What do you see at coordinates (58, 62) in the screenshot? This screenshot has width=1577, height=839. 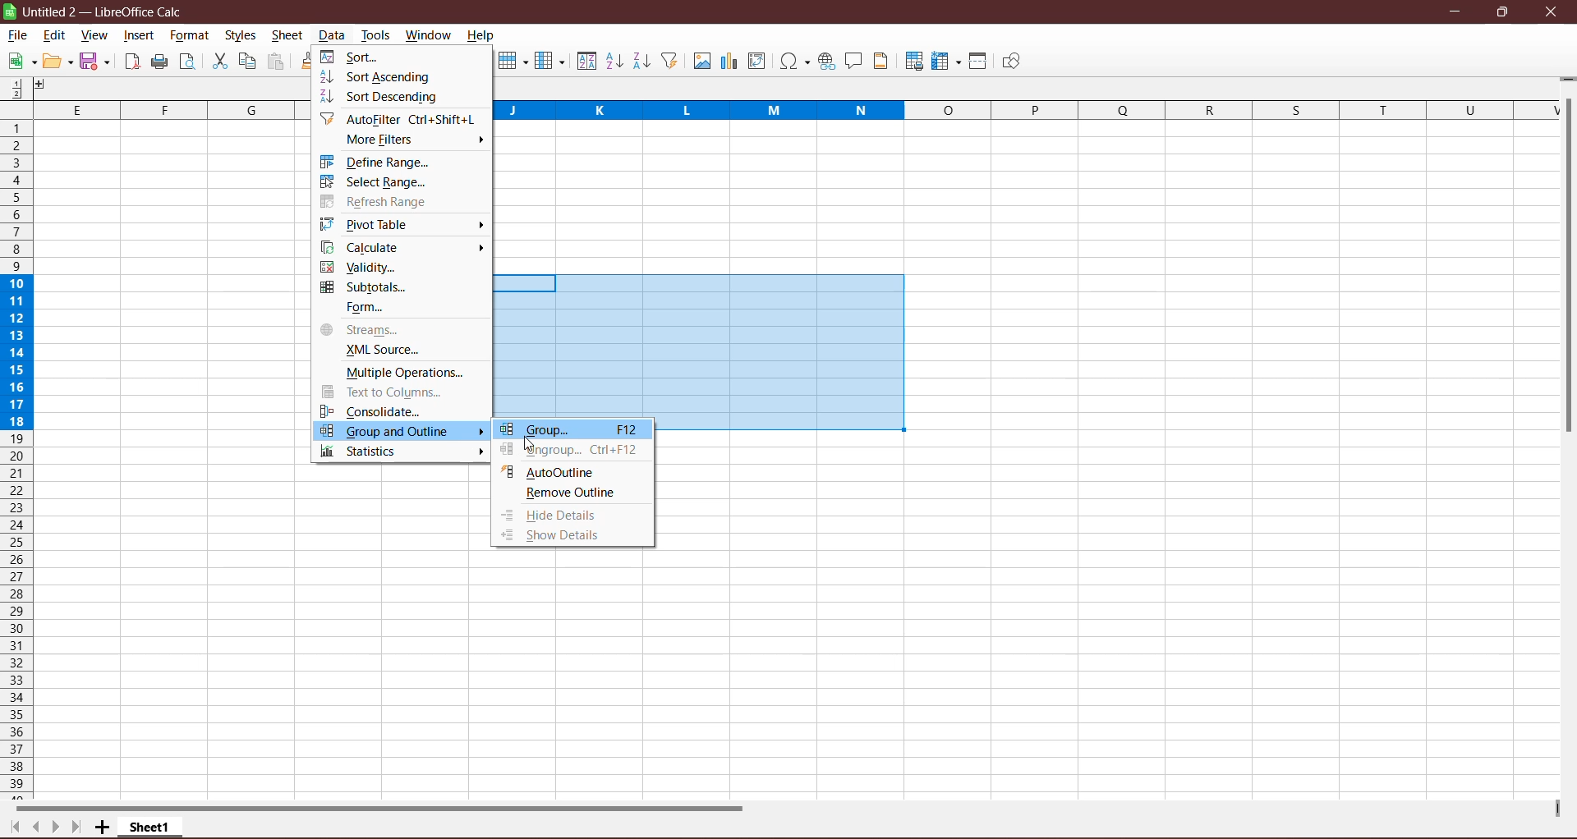 I see `Edit` at bounding box center [58, 62].